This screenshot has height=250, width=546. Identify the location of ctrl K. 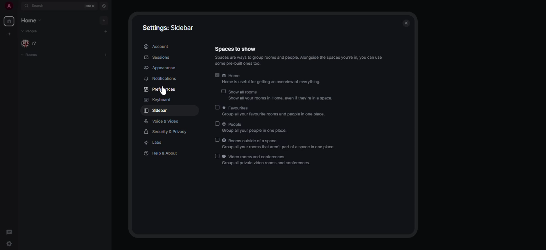
(90, 5).